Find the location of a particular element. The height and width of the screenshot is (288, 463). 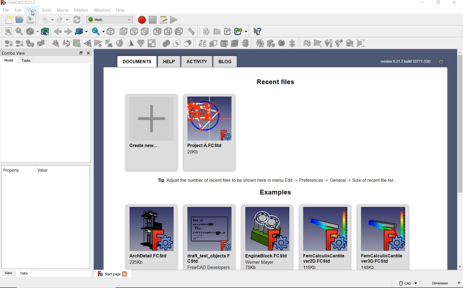

left is located at coordinates (168, 31).